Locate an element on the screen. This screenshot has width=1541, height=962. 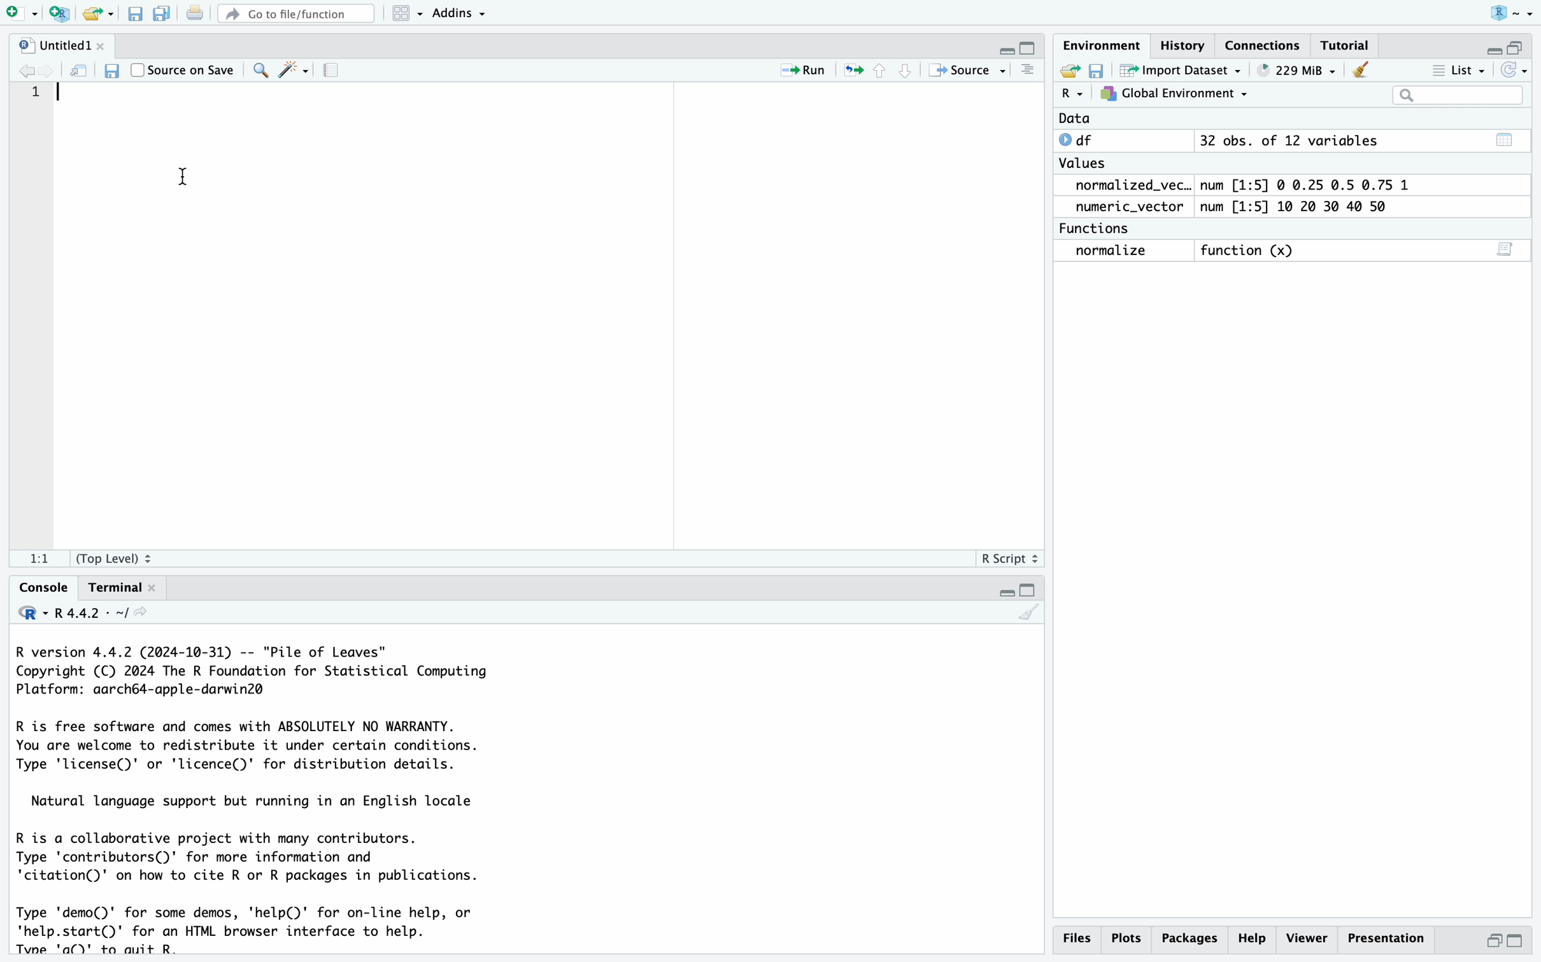
Terminal is located at coordinates (115, 589).